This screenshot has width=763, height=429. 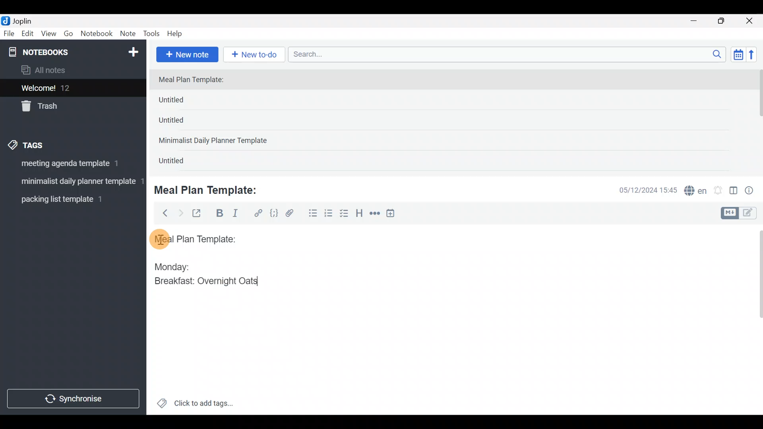 What do you see at coordinates (311, 214) in the screenshot?
I see `Bulleted list` at bounding box center [311, 214].